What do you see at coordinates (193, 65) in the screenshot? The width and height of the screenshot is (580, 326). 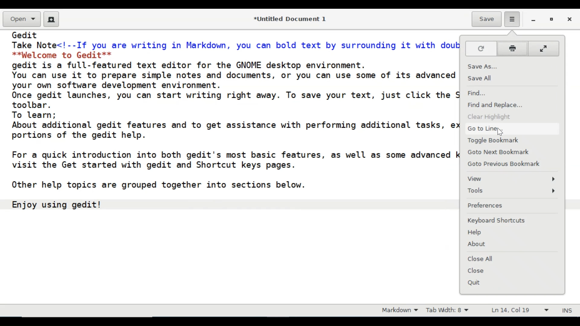 I see `gedit is a full-featured text editor for the GNOME desktop environment.` at bounding box center [193, 65].